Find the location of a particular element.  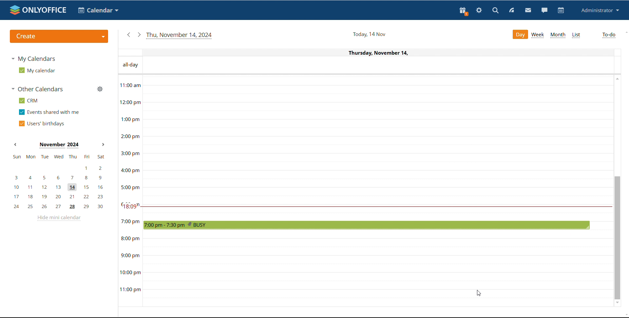

settings is located at coordinates (479, 11).